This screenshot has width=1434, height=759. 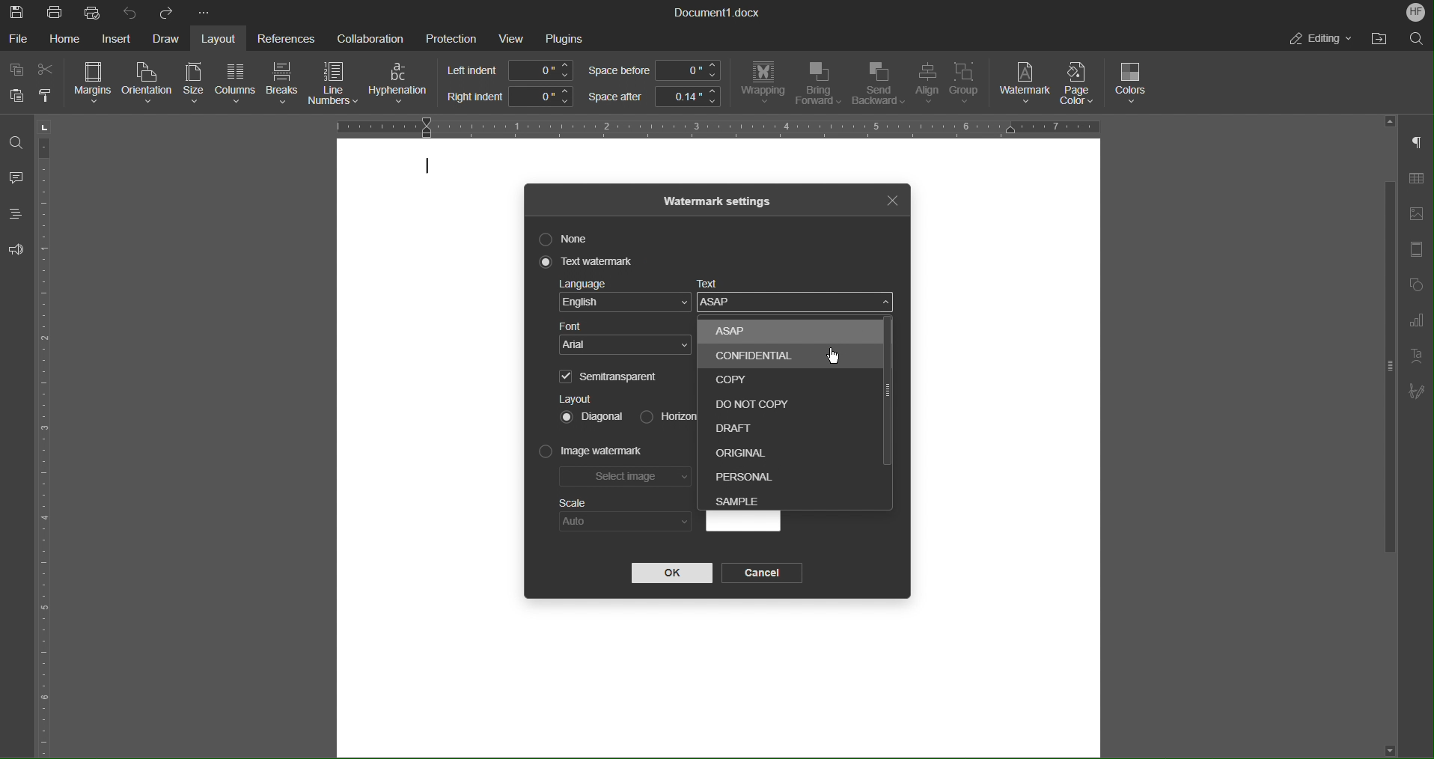 What do you see at coordinates (115, 39) in the screenshot?
I see `Insert` at bounding box center [115, 39].